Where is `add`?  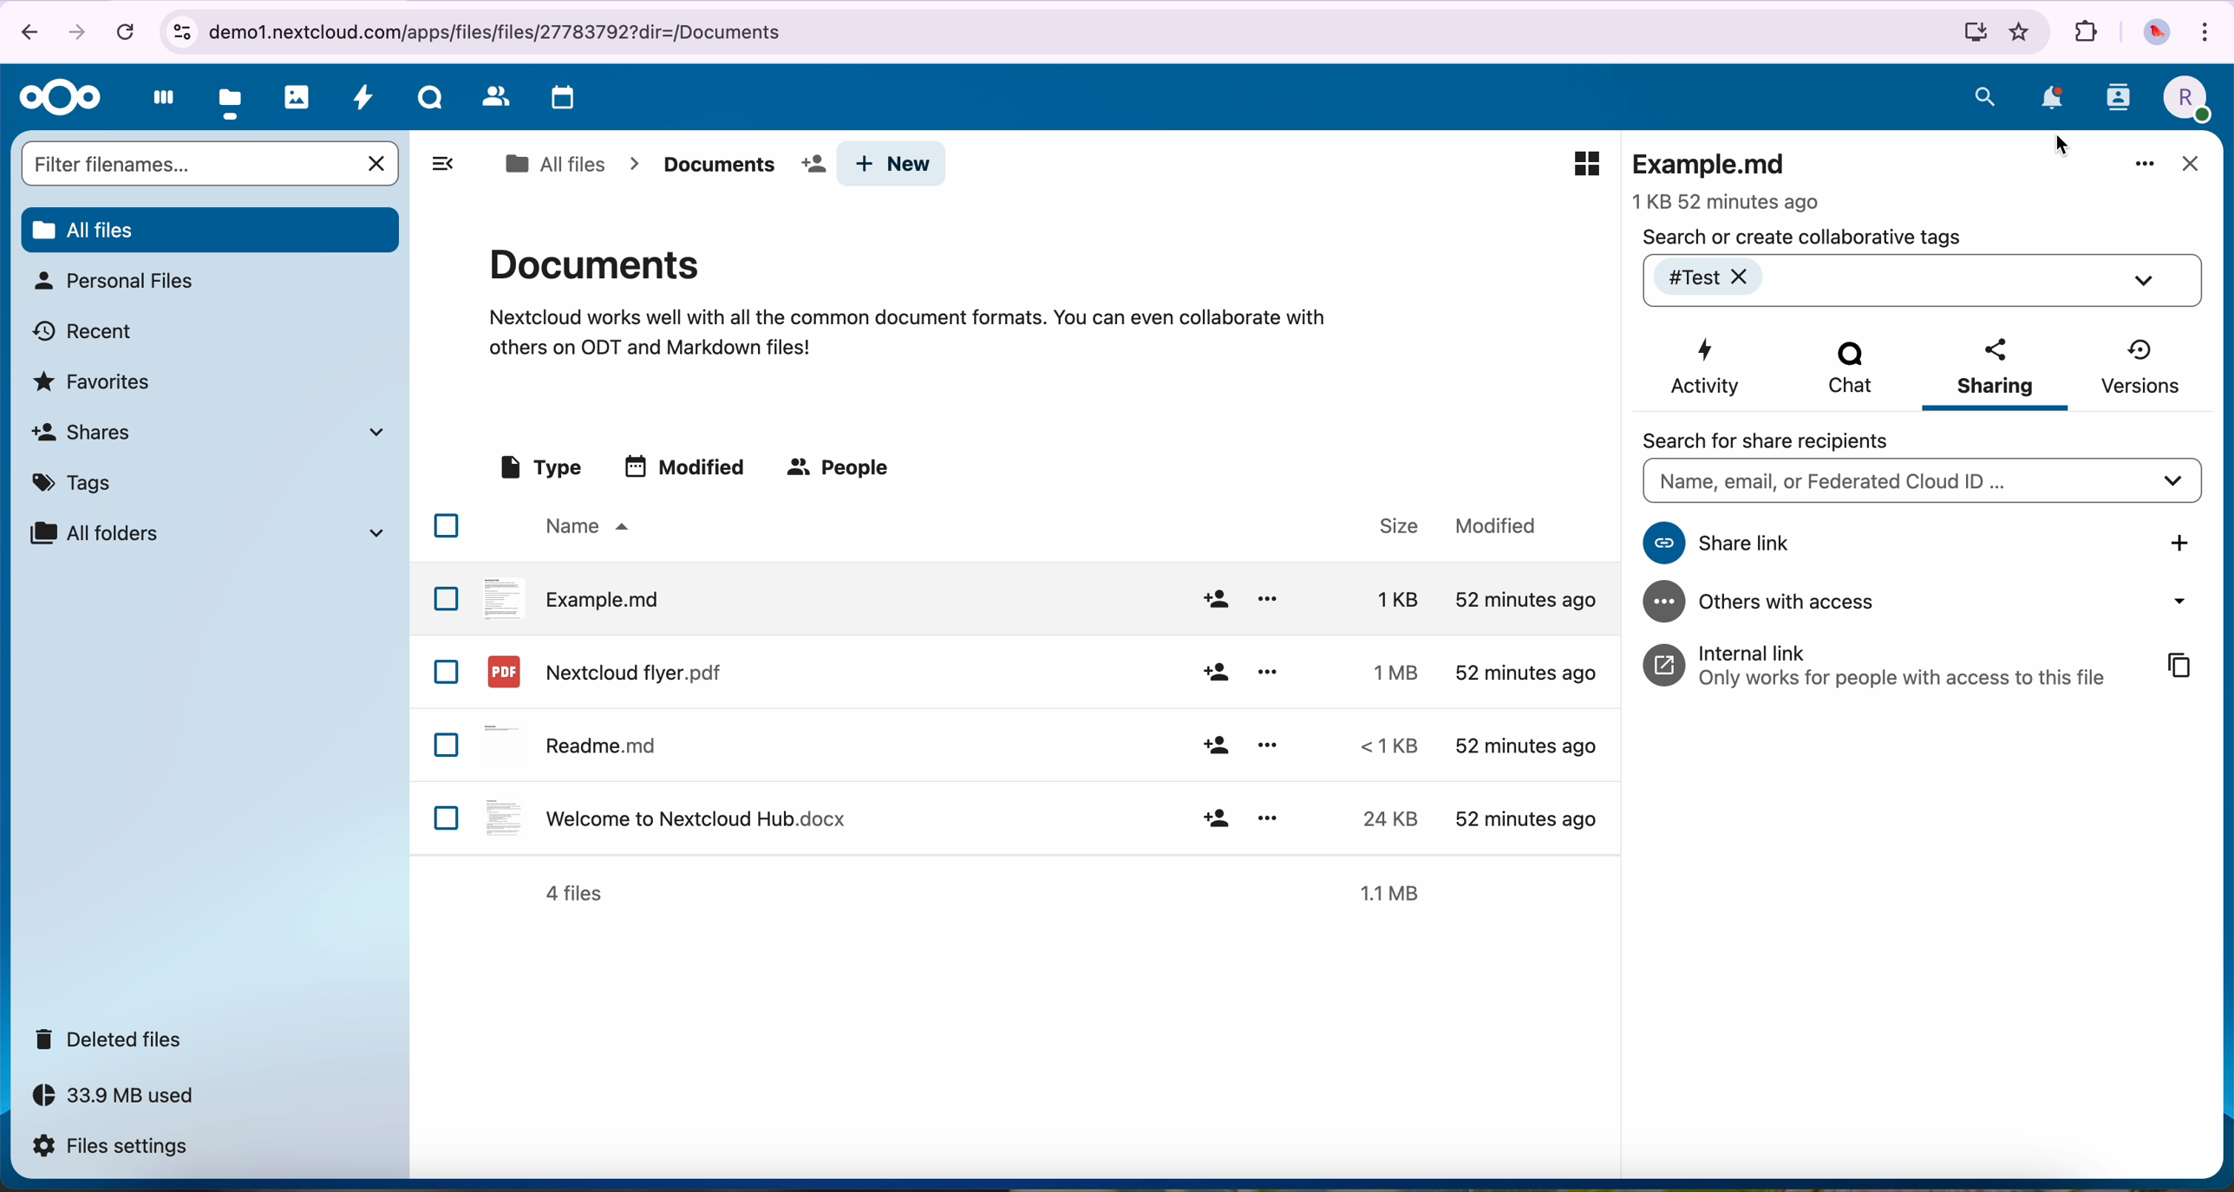
add is located at coordinates (1215, 746).